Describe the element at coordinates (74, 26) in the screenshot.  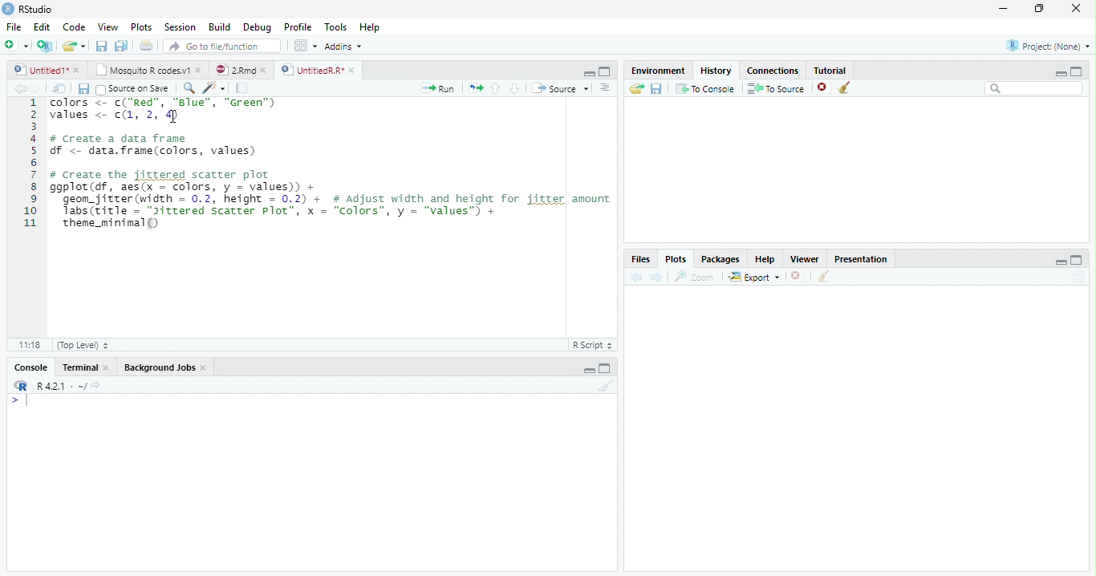
I see `Code` at that location.